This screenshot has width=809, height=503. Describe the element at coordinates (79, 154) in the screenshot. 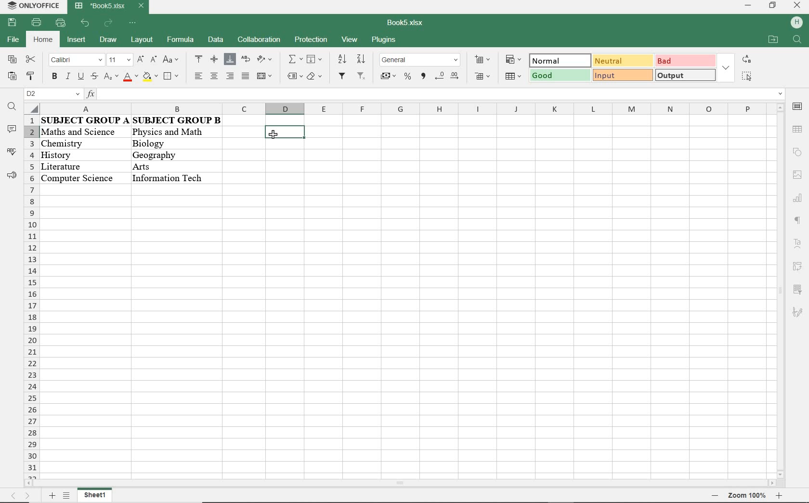

I see `history` at that location.